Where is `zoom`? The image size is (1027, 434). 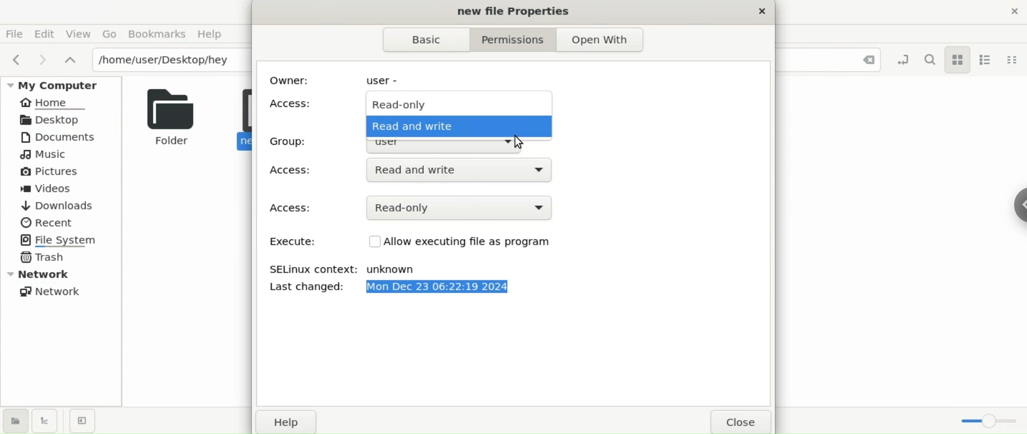
zoom is located at coordinates (987, 421).